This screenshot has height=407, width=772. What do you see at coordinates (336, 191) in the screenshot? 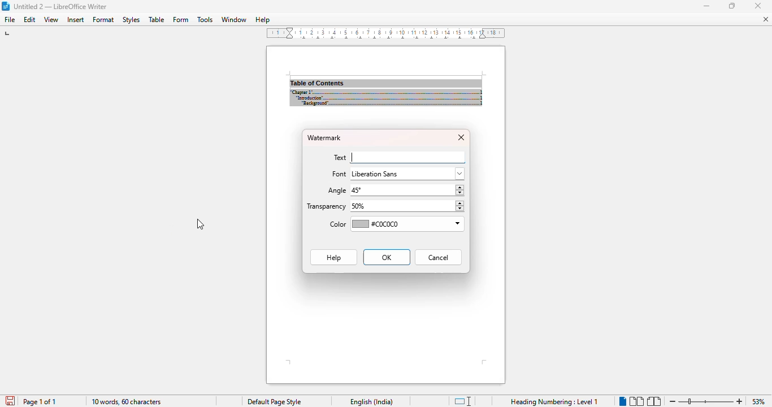
I see `angle` at bounding box center [336, 191].